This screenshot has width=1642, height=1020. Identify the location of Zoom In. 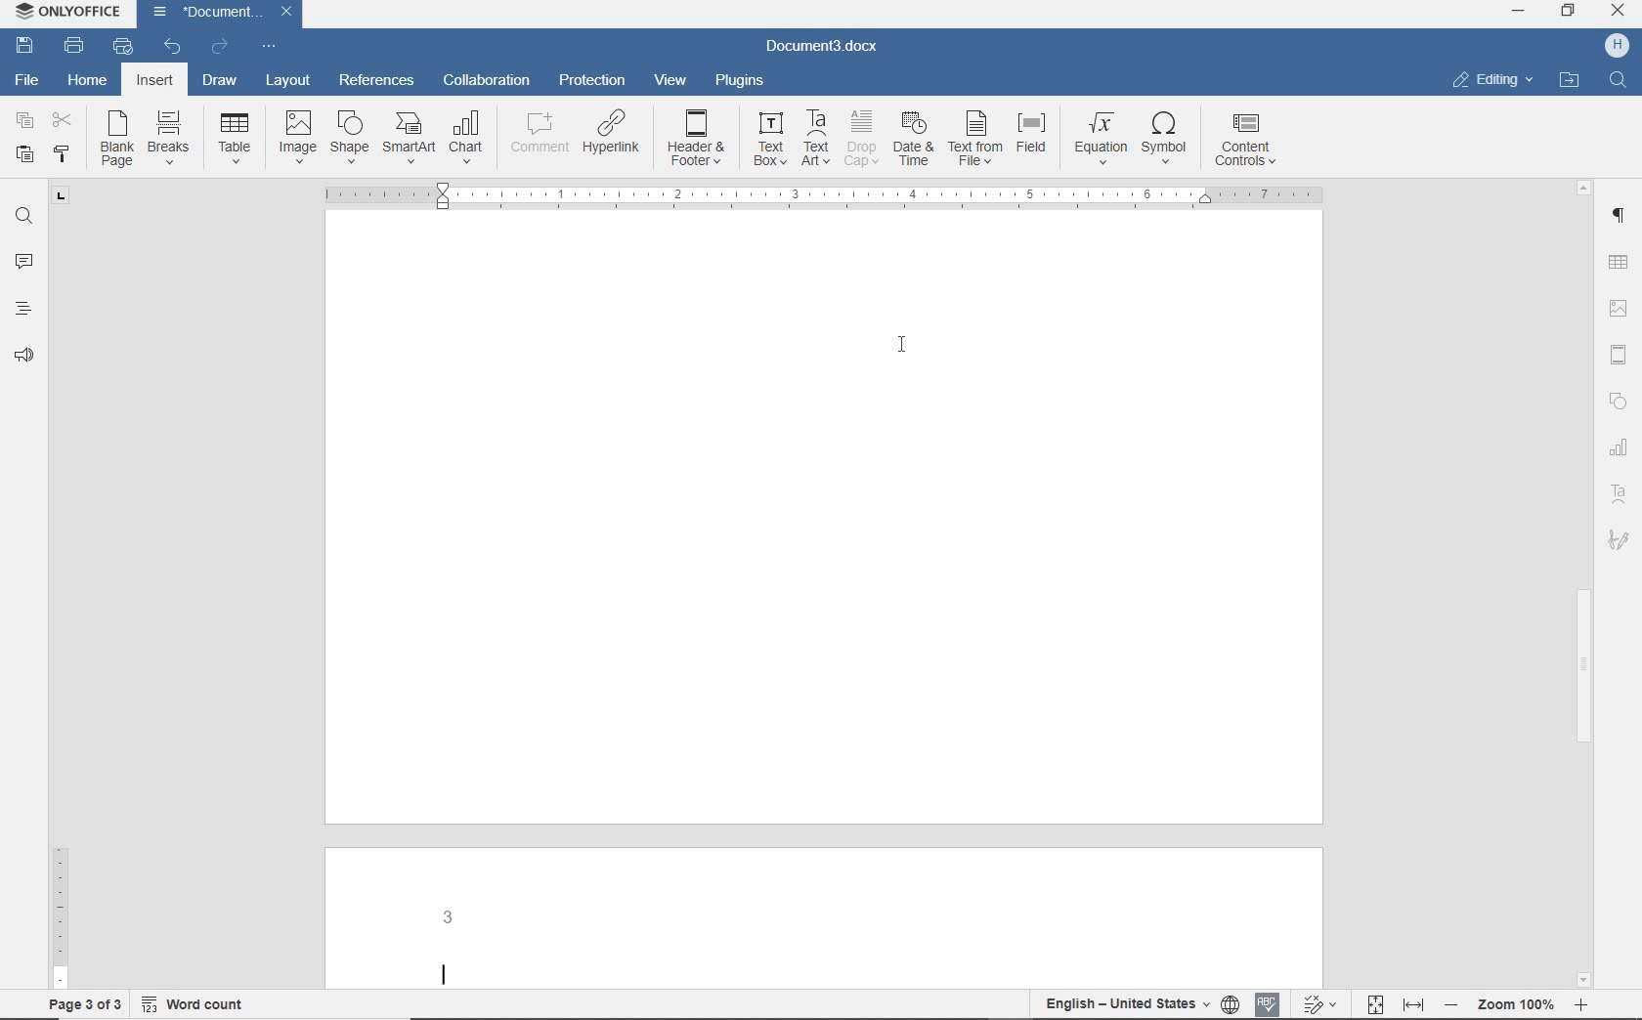
(1578, 1008).